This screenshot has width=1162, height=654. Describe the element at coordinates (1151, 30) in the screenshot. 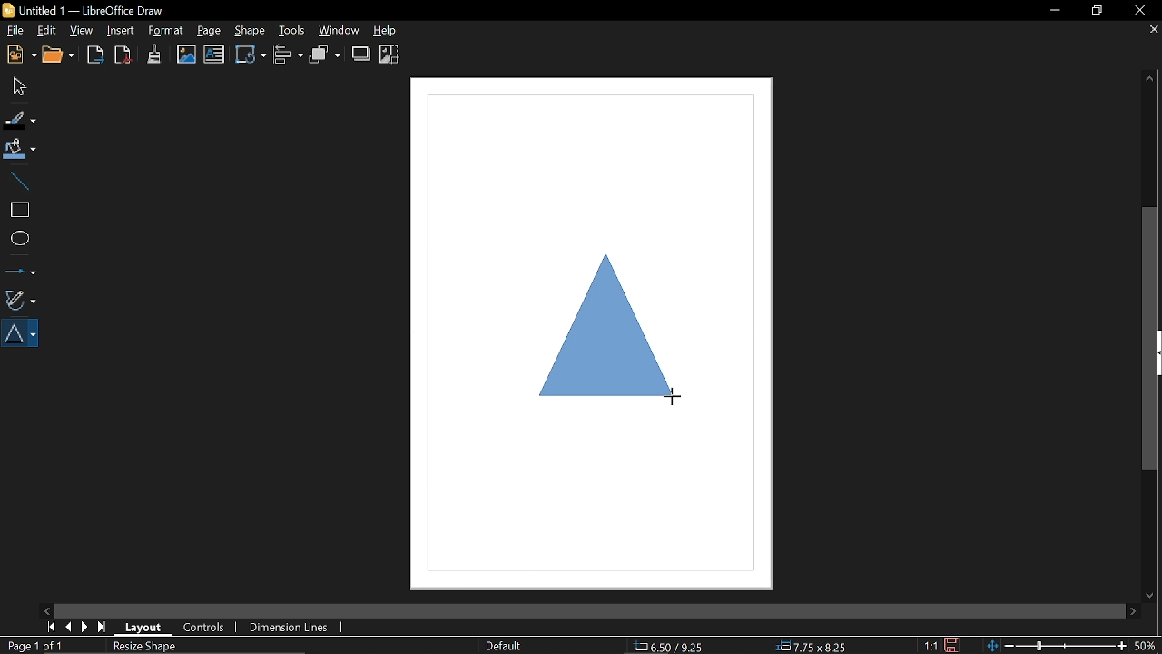

I see `Close page` at that location.